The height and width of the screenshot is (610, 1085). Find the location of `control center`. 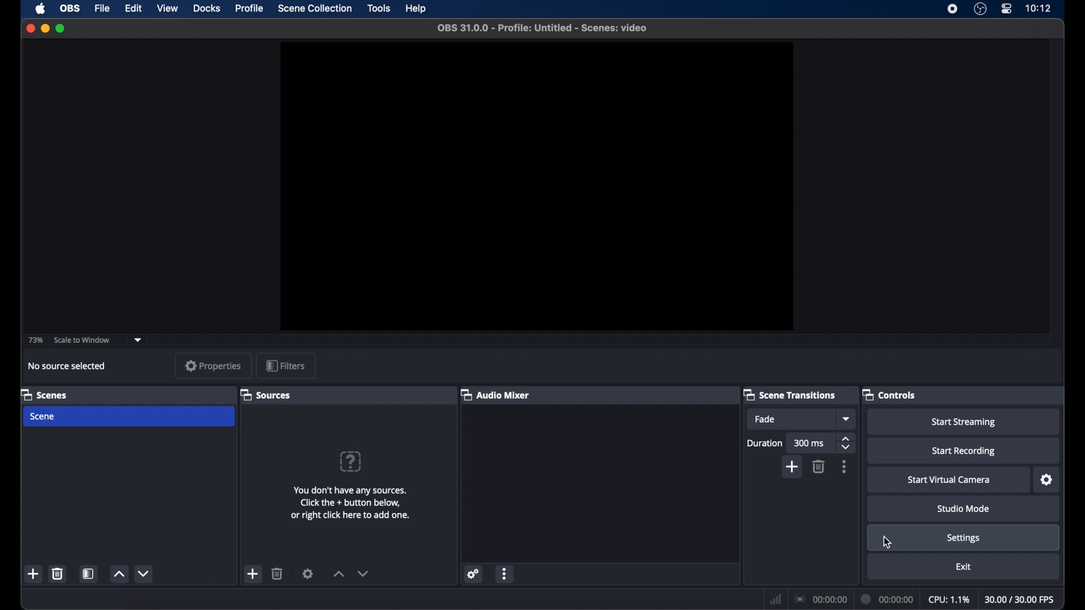

control center is located at coordinates (1006, 9).